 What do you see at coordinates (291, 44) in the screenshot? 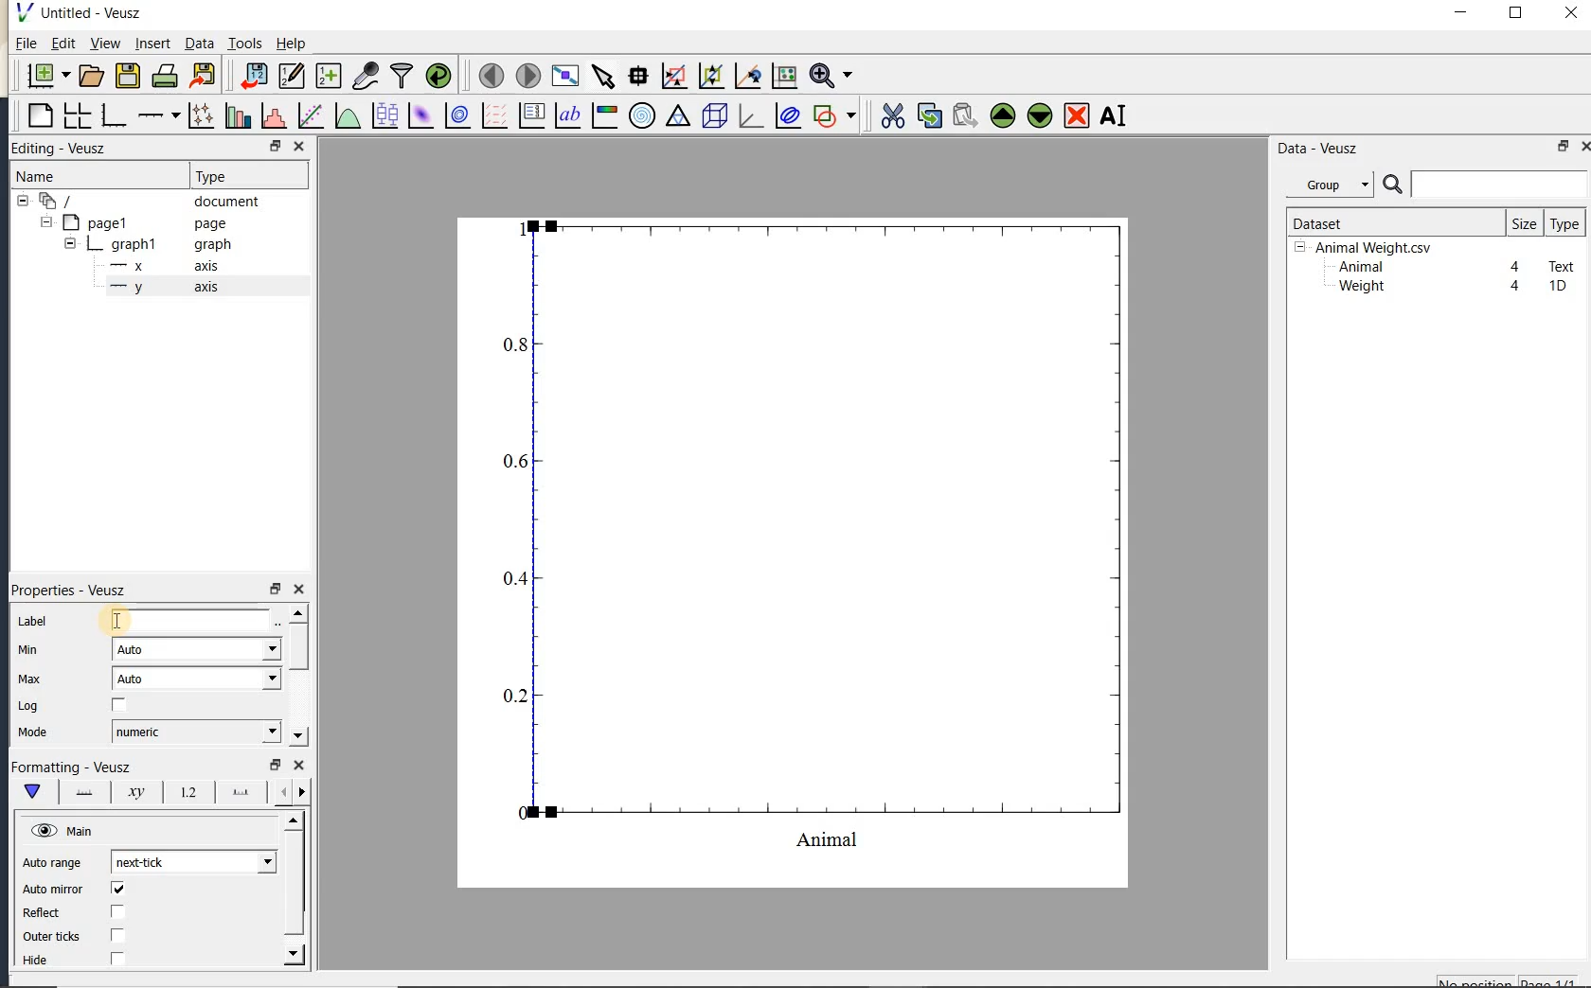
I see `Help` at bounding box center [291, 44].